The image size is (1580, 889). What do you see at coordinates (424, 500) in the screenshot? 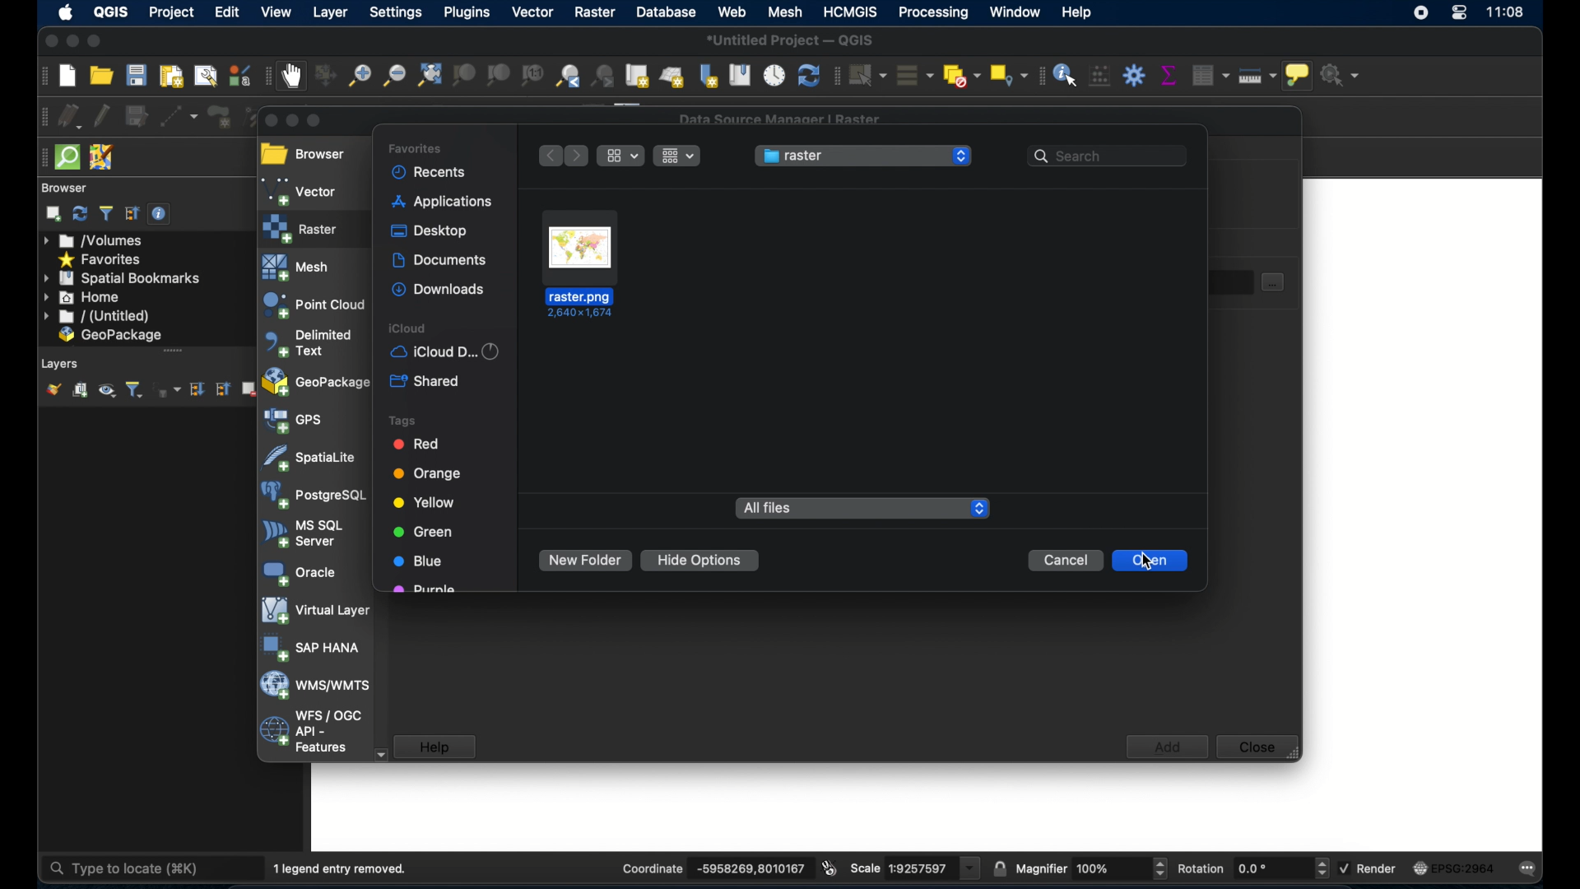
I see `yellow` at bounding box center [424, 500].